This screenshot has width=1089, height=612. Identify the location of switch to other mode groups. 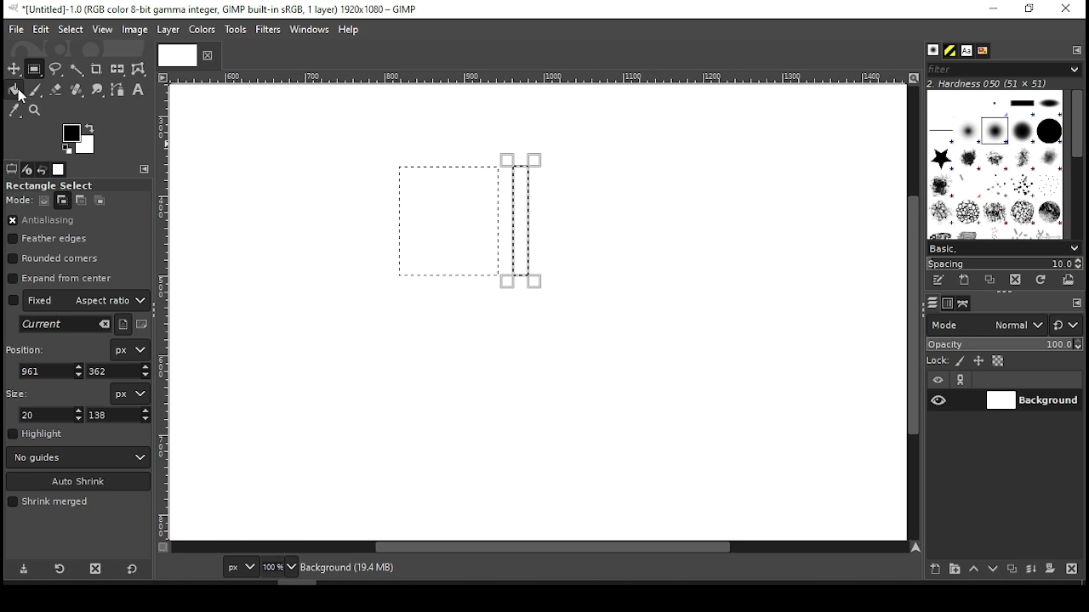
(1065, 326).